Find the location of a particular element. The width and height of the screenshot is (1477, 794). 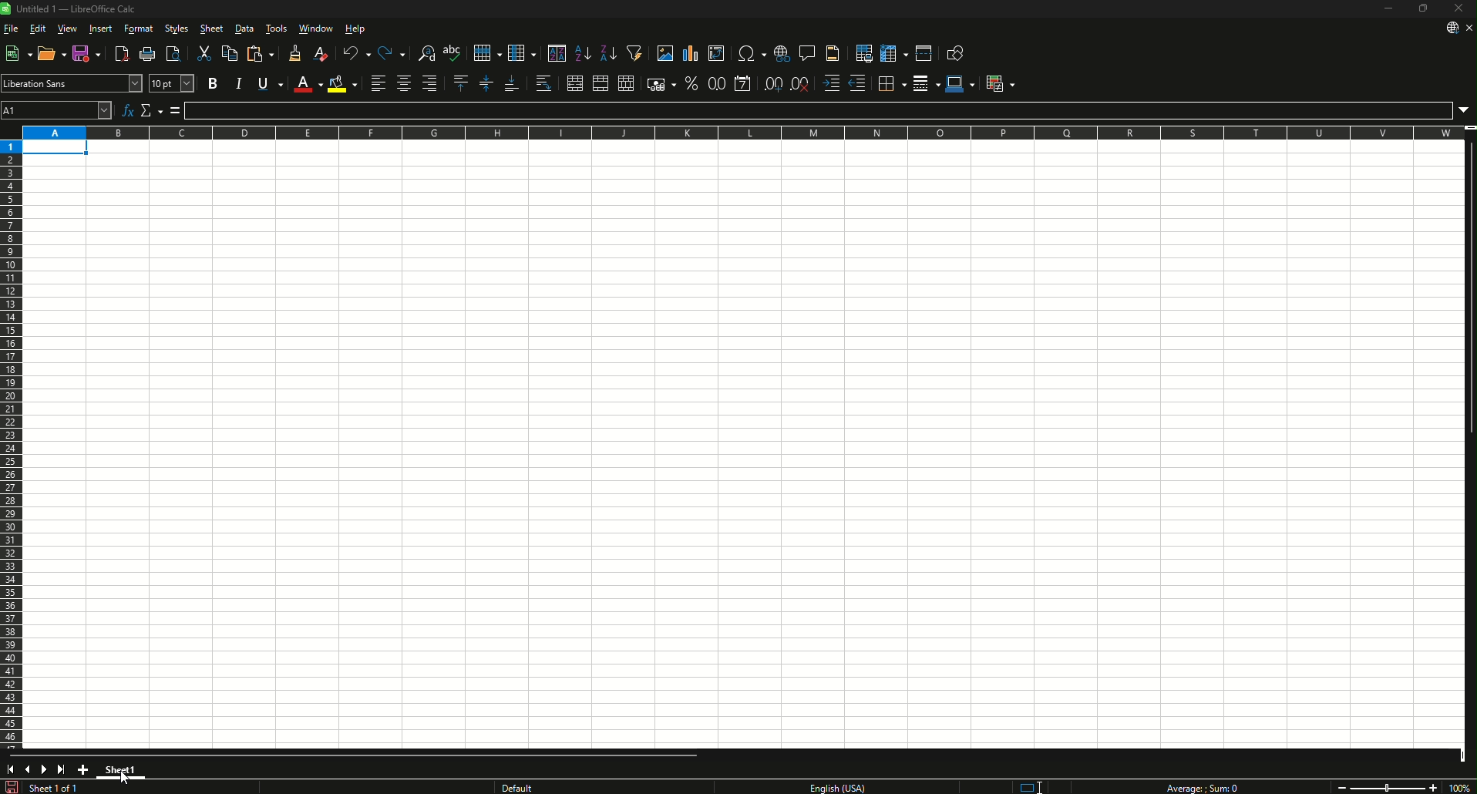

Font Name is located at coordinates (135, 83).